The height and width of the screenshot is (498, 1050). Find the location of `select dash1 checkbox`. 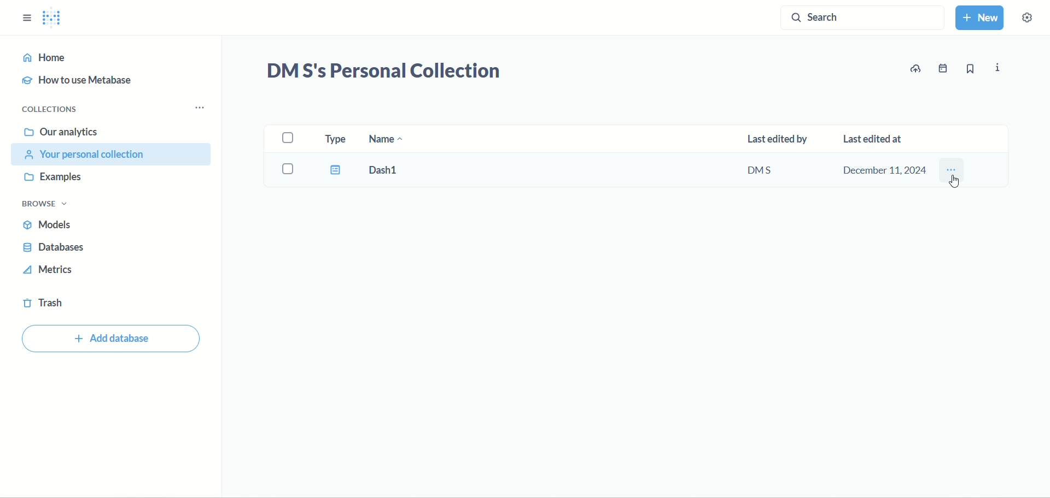

select dash1 checkbox is located at coordinates (290, 169).